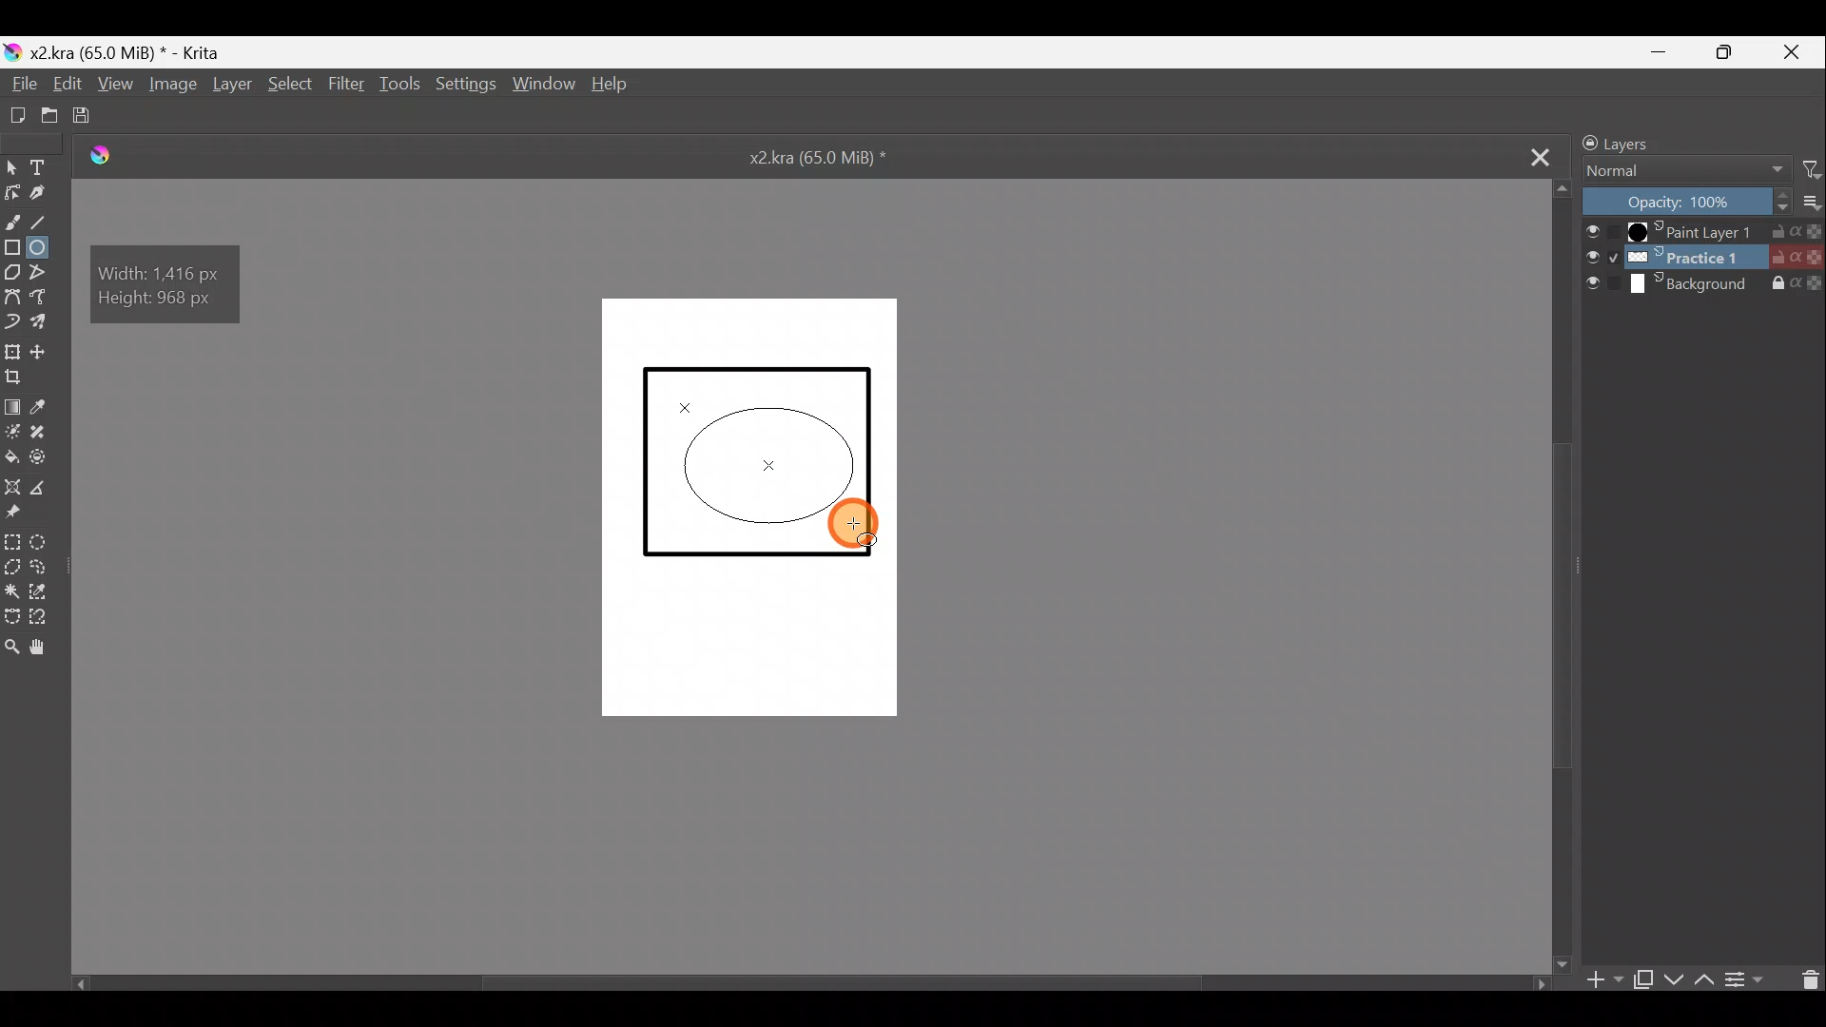  I want to click on Layers, so click(1636, 142).